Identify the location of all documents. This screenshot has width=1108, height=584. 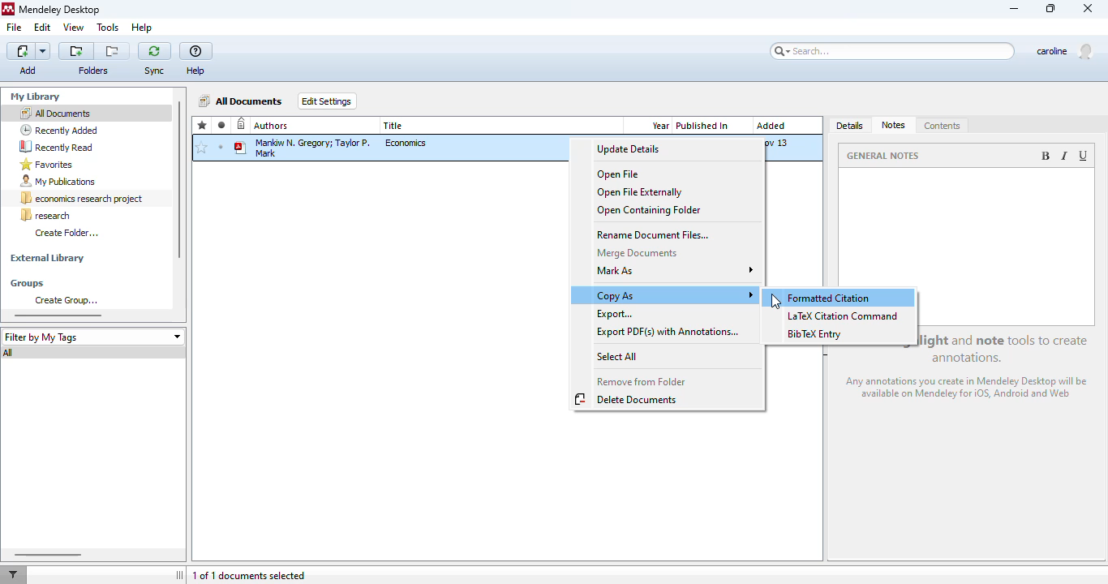
(54, 113).